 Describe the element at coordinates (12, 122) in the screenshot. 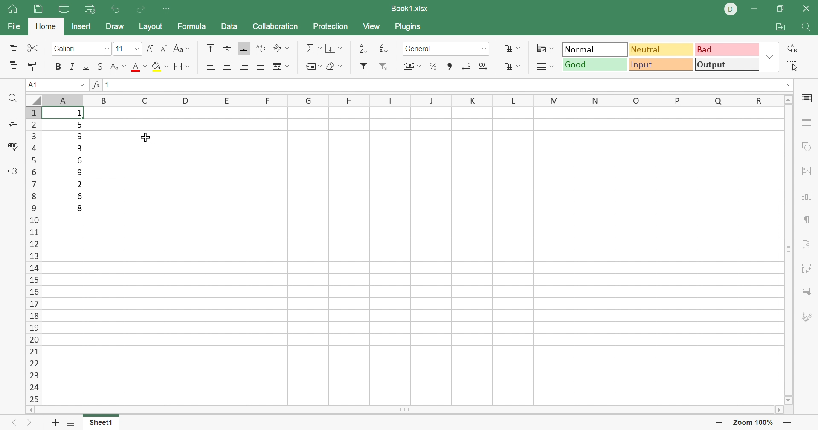

I see `Comment` at that location.